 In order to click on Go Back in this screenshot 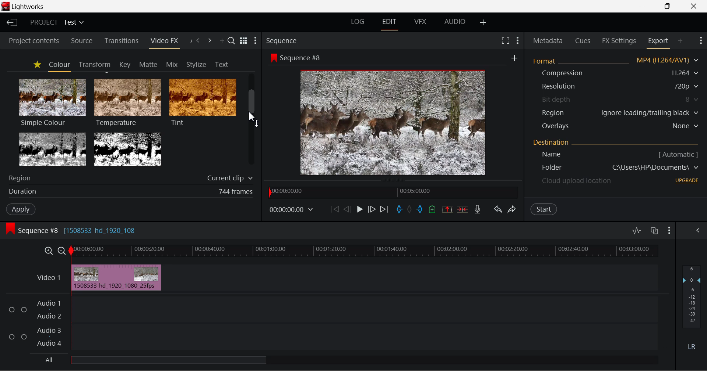, I will do `click(347, 209)`.